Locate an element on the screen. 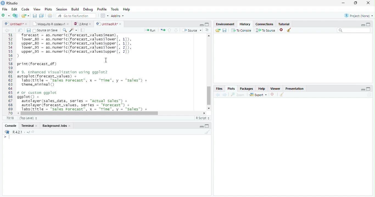 The width and height of the screenshot is (375, 197). Search is located at coordinates (354, 30).